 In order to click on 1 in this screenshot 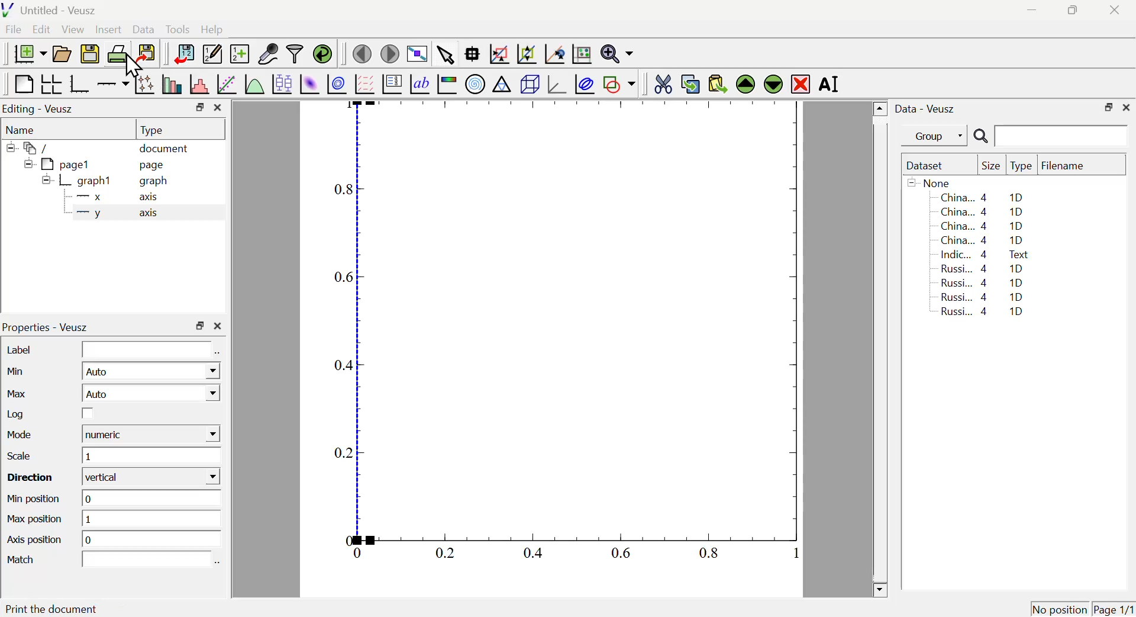, I will do `click(151, 456)`.